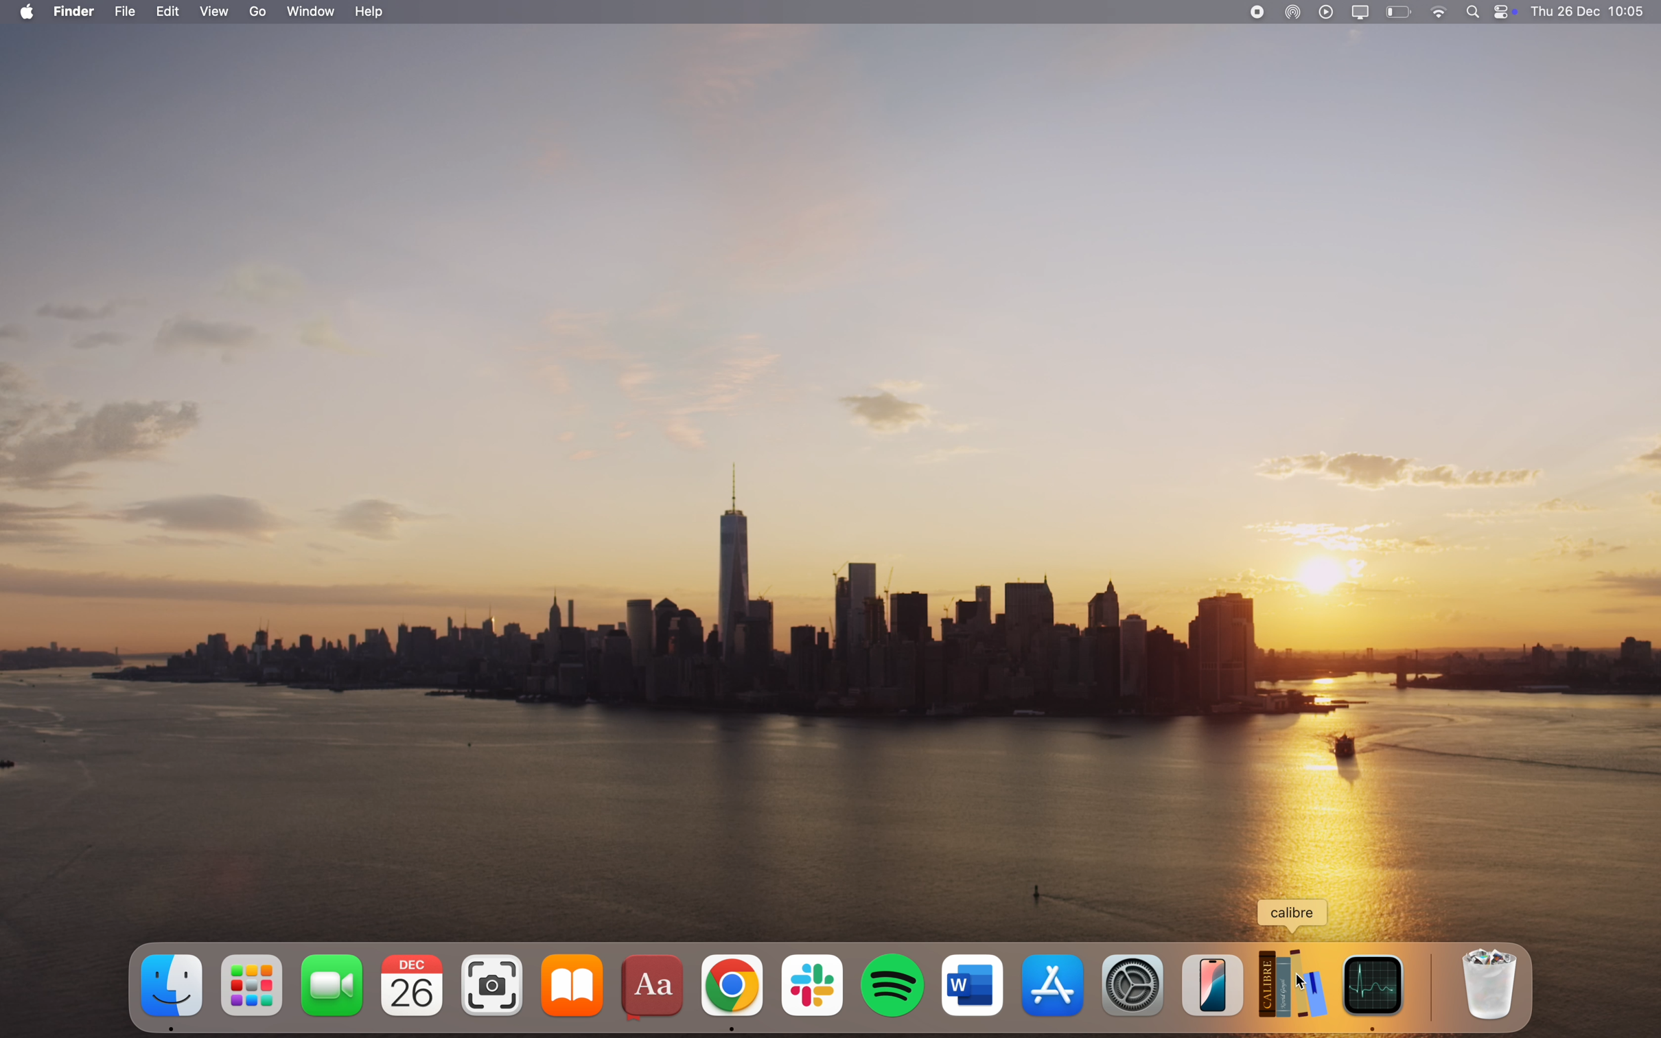 The height and width of the screenshot is (1038, 1661). Describe the element at coordinates (1294, 12) in the screenshot. I see `AirDrop` at that location.